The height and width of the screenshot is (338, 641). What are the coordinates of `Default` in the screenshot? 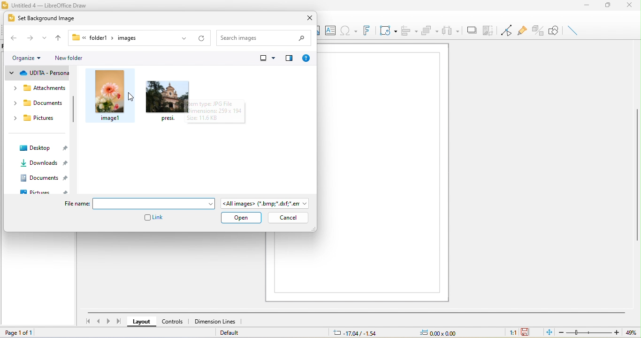 It's located at (233, 333).